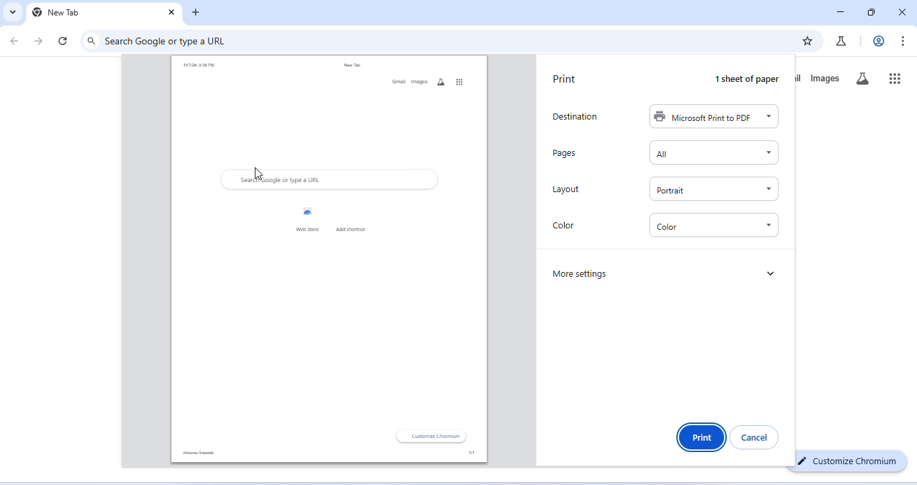 The height and width of the screenshot is (485, 917). Describe the element at coordinates (280, 180) in the screenshot. I see `Search Google or type a URL` at that location.